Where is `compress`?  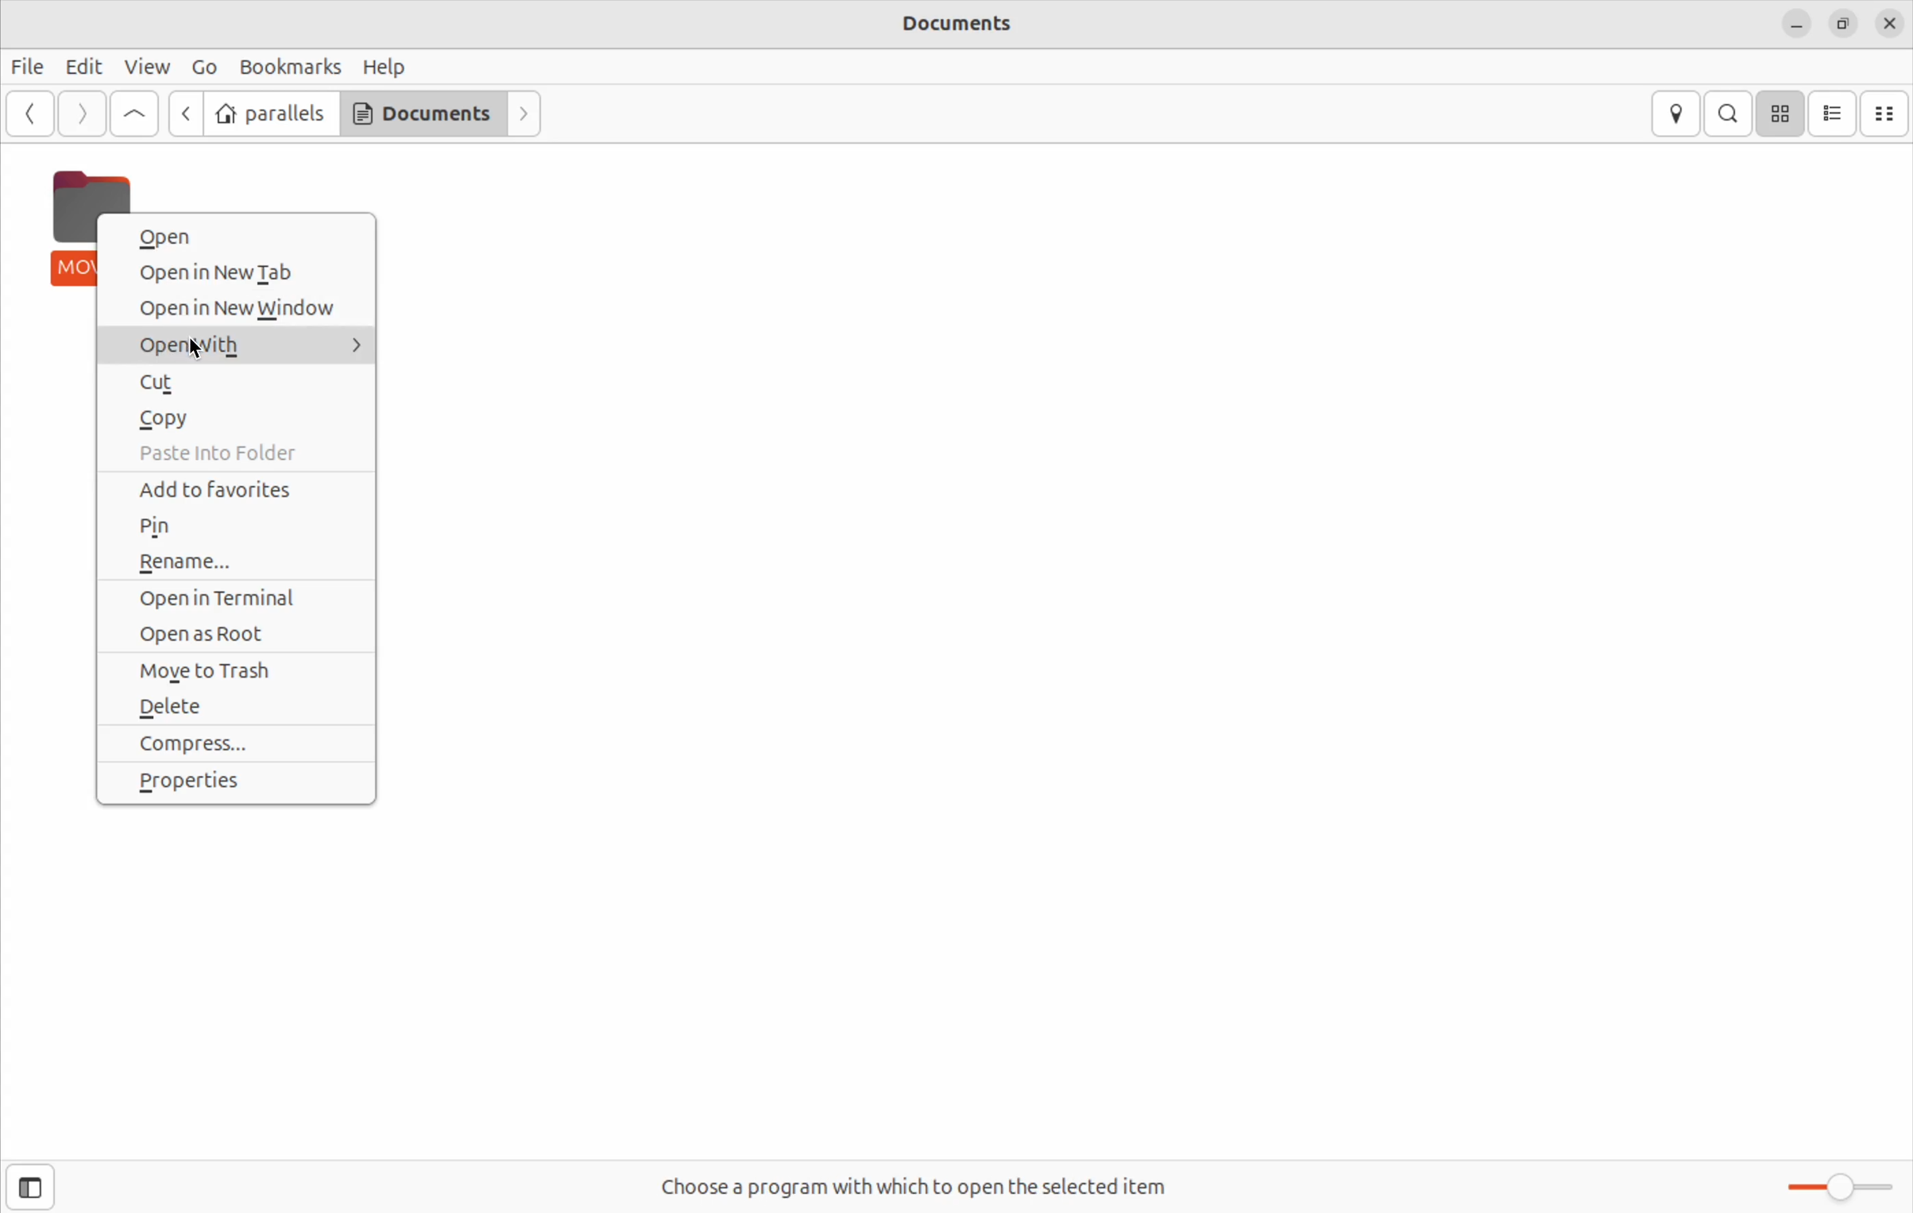
compress is located at coordinates (238, 744).